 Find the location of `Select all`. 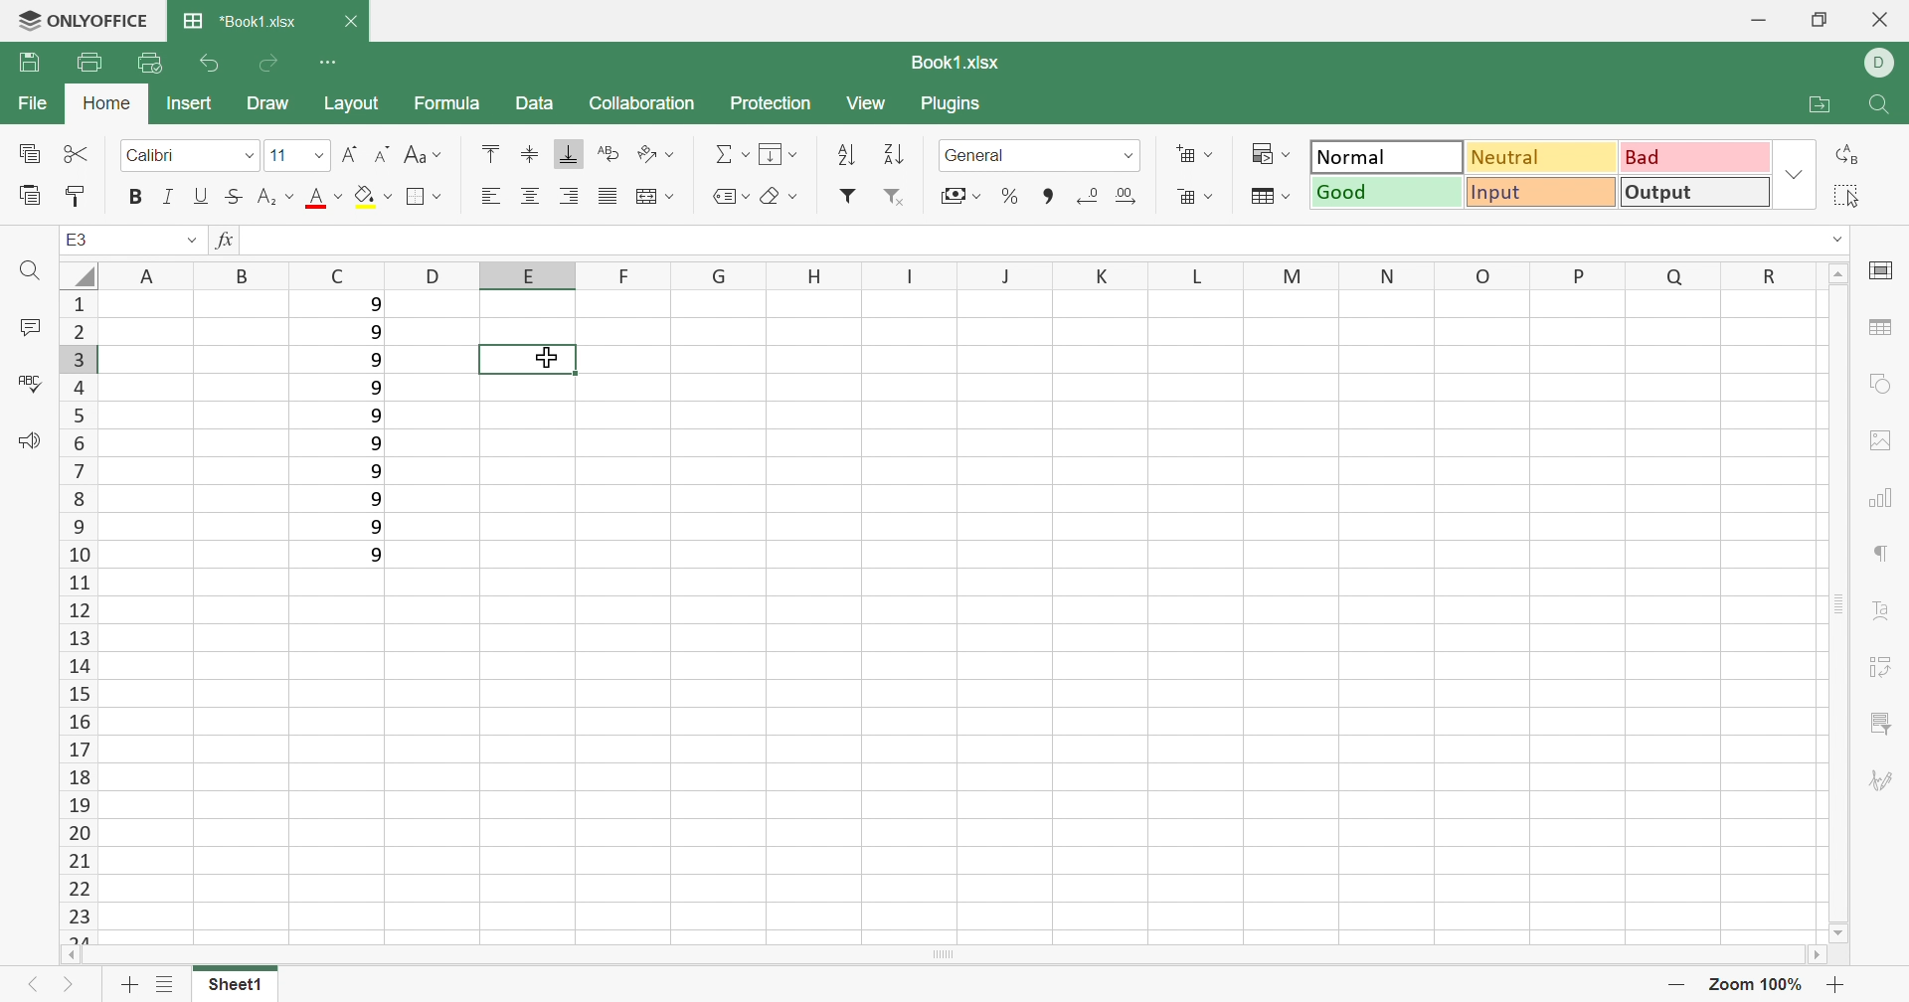

Select all is located at coordinates (1846, 193).